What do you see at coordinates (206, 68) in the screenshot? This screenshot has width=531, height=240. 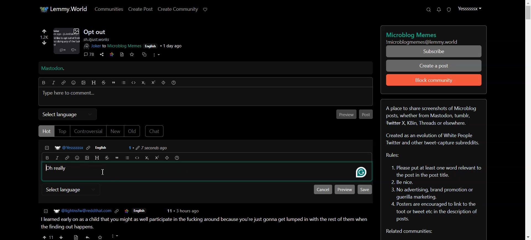 I see `Mastodon Hyperlink ` at bounding box center [206, 68].